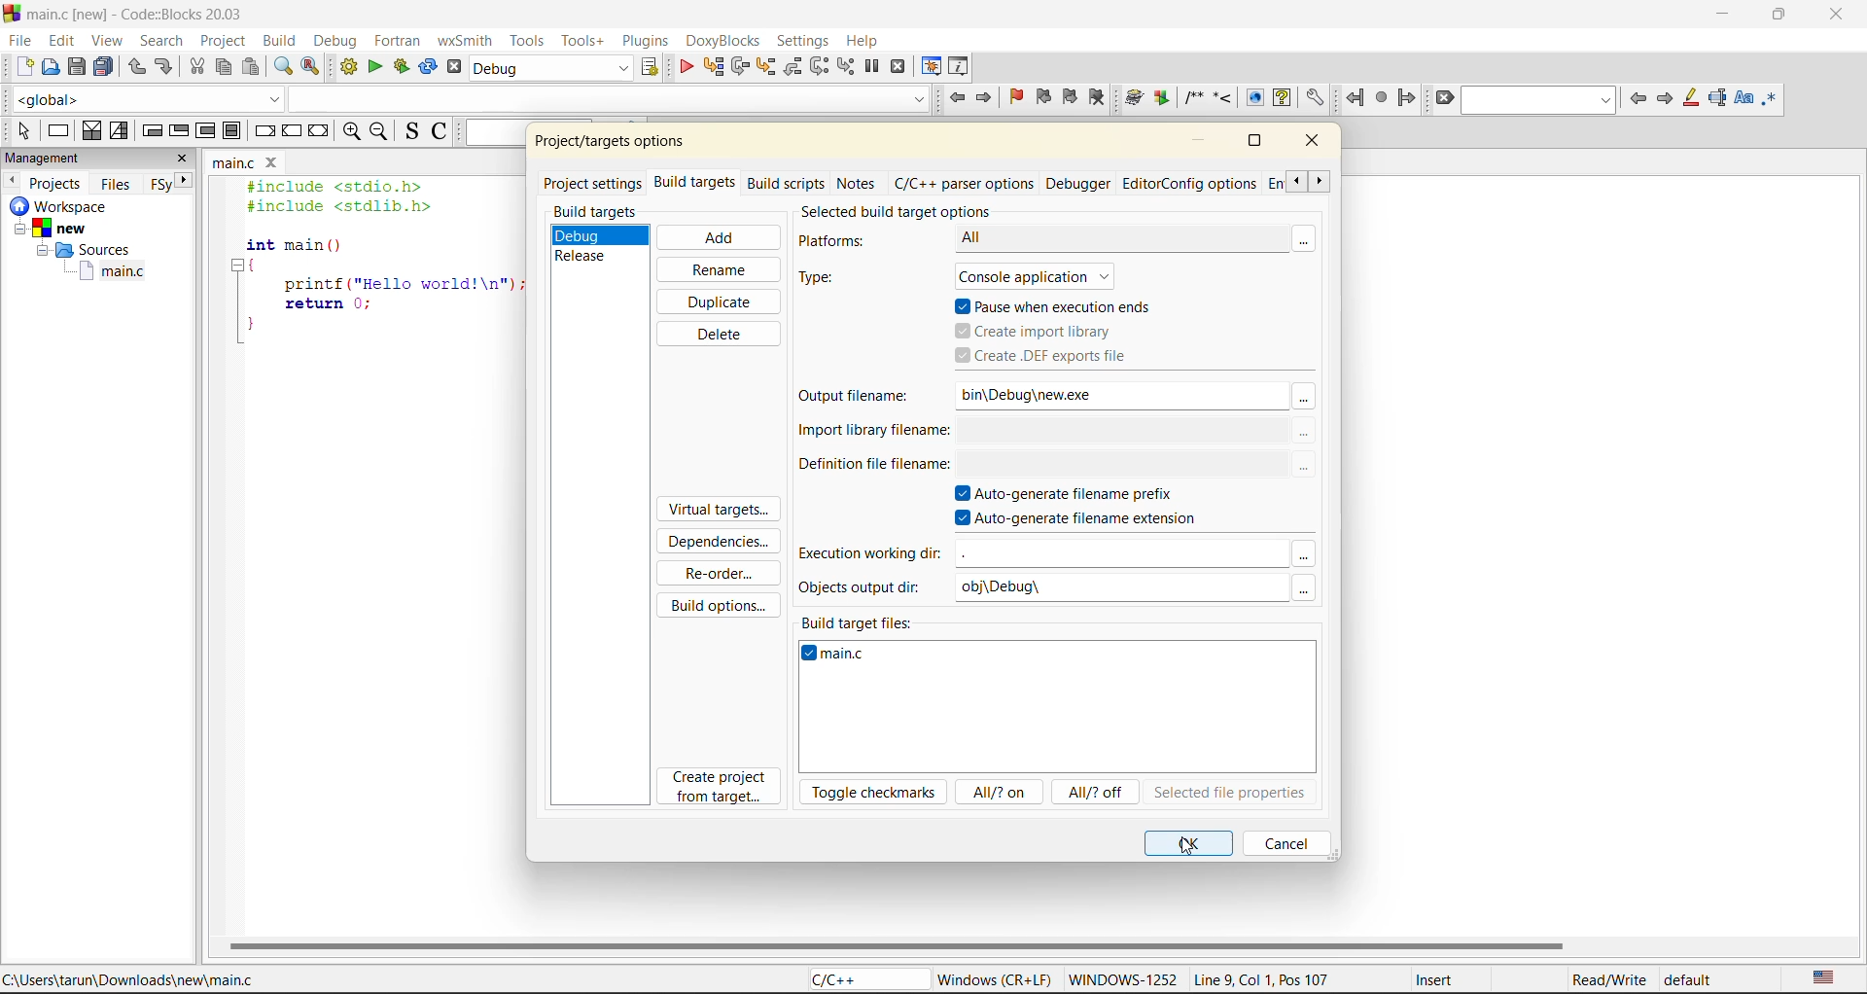  Describe the element at coordinates (894, 68) in the screenshot. I see `stop debugger` at that location.